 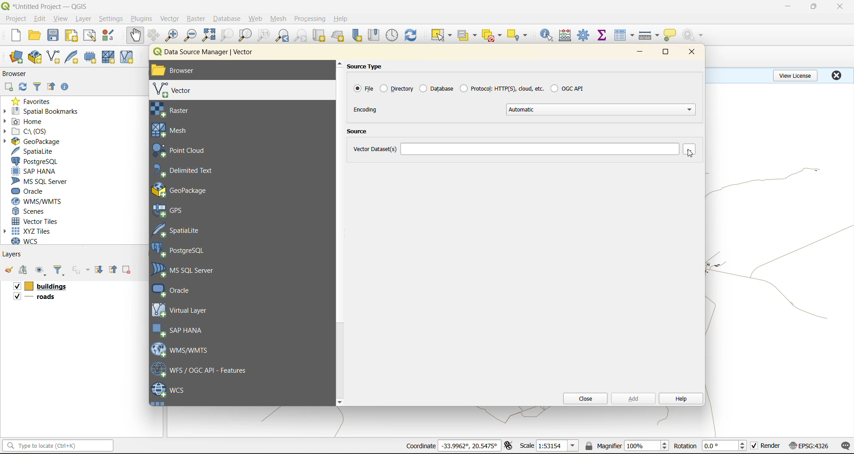 I want to click on select value, so click(x=469, y=37).